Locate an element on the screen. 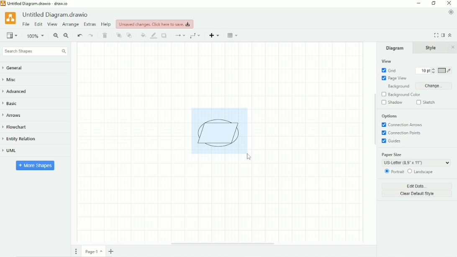  Shadow is located at coordinates (165, 36).